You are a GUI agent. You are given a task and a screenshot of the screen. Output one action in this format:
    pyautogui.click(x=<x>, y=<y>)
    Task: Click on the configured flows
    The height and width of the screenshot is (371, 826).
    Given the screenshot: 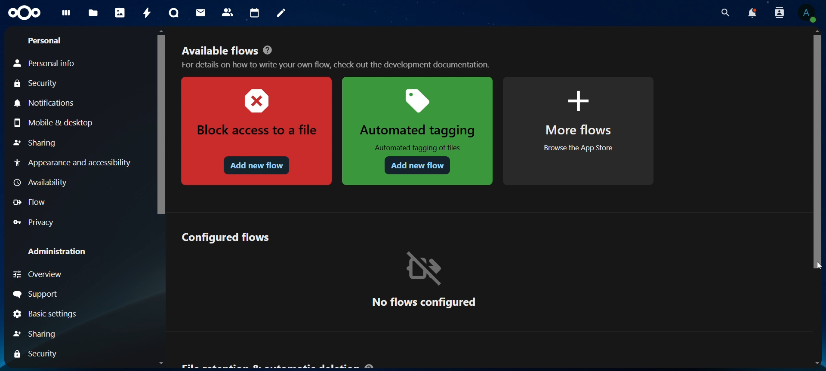 What is the action you would take?
    pyautogui.click(x=227, y=236)
    